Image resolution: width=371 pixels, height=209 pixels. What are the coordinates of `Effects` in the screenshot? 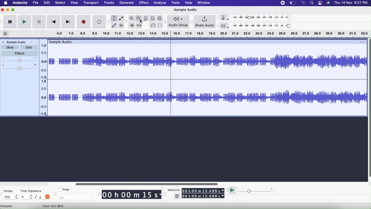 It's located at (20, 54).